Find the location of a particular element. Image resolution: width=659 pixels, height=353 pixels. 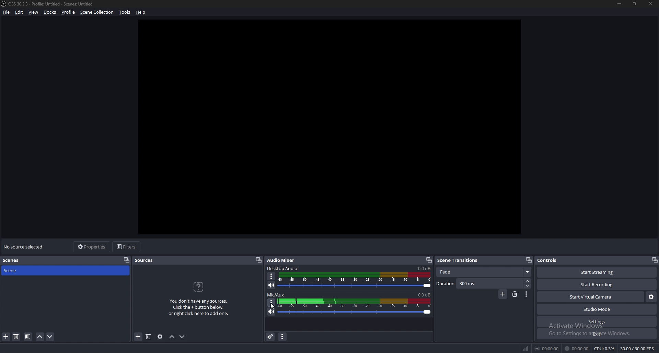

docks is located at coordinates (50, 12).